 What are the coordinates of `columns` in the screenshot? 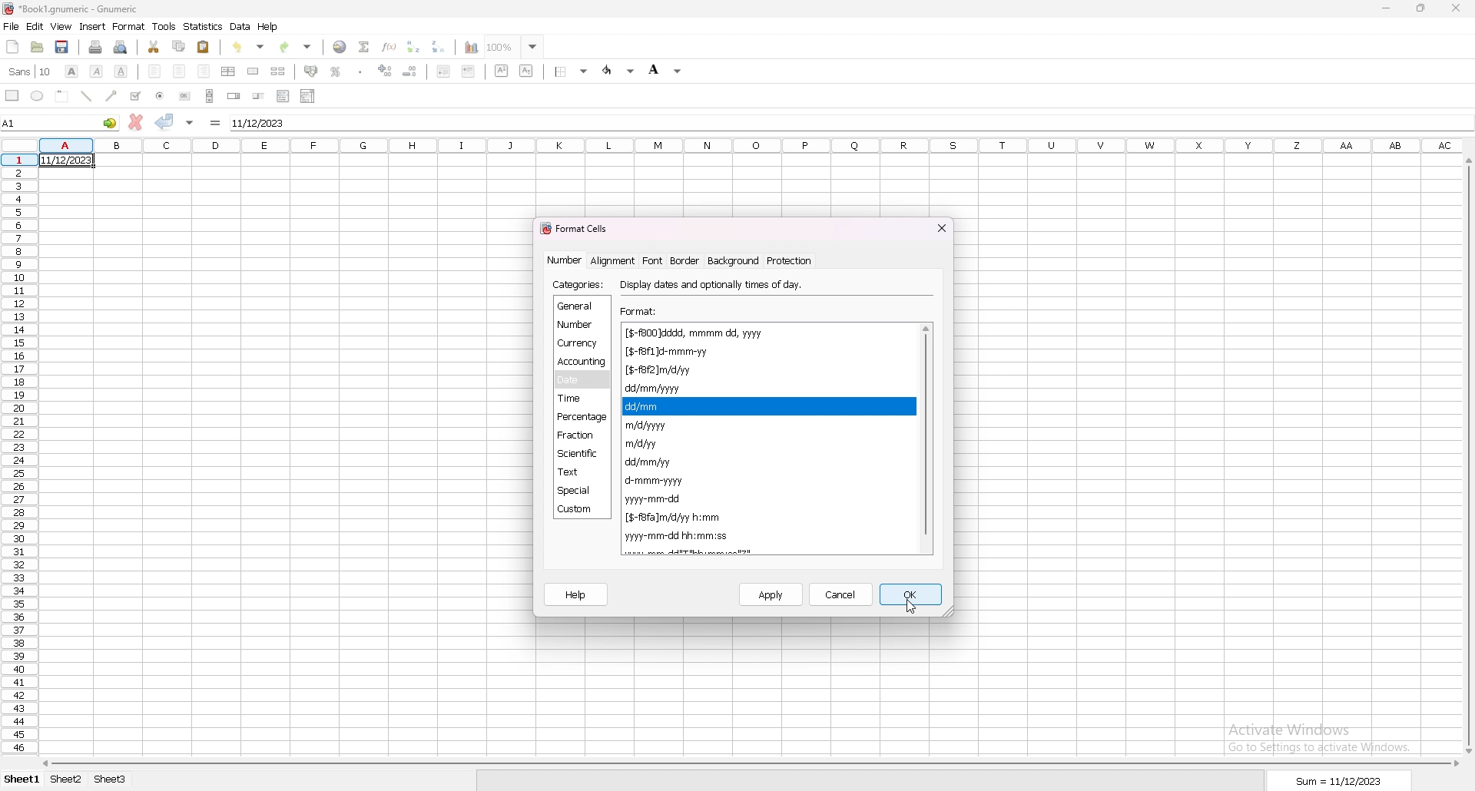 It's located at (753, 144).